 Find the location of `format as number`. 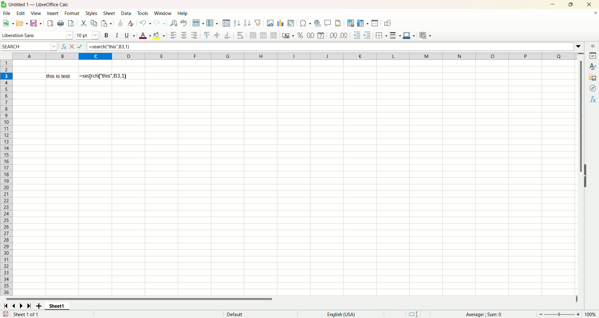

format as number is located at coordinates (310, 35).